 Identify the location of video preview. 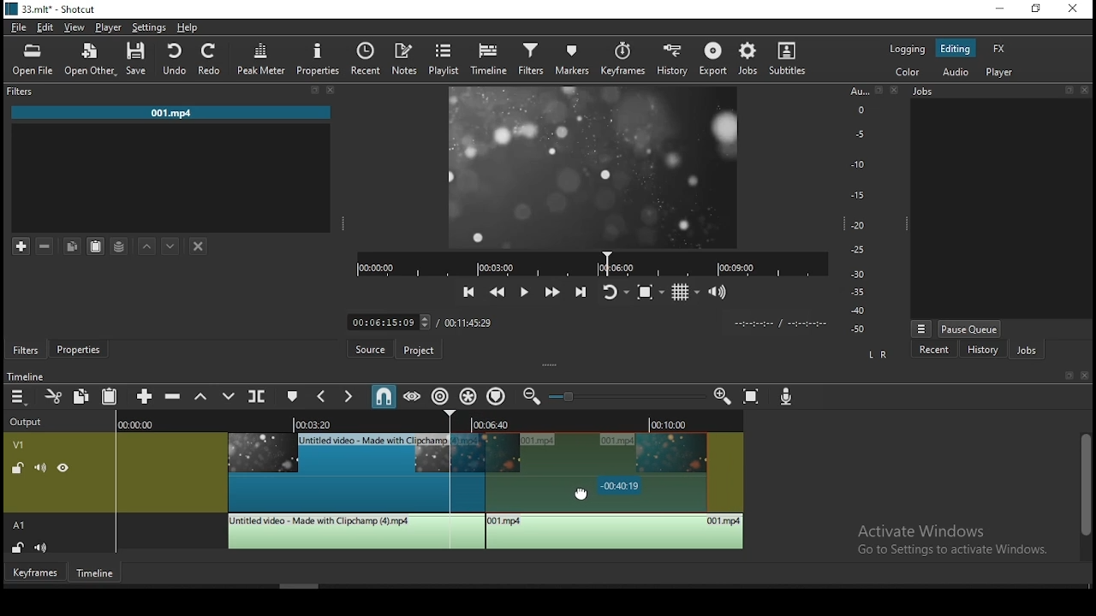
(595, 165).